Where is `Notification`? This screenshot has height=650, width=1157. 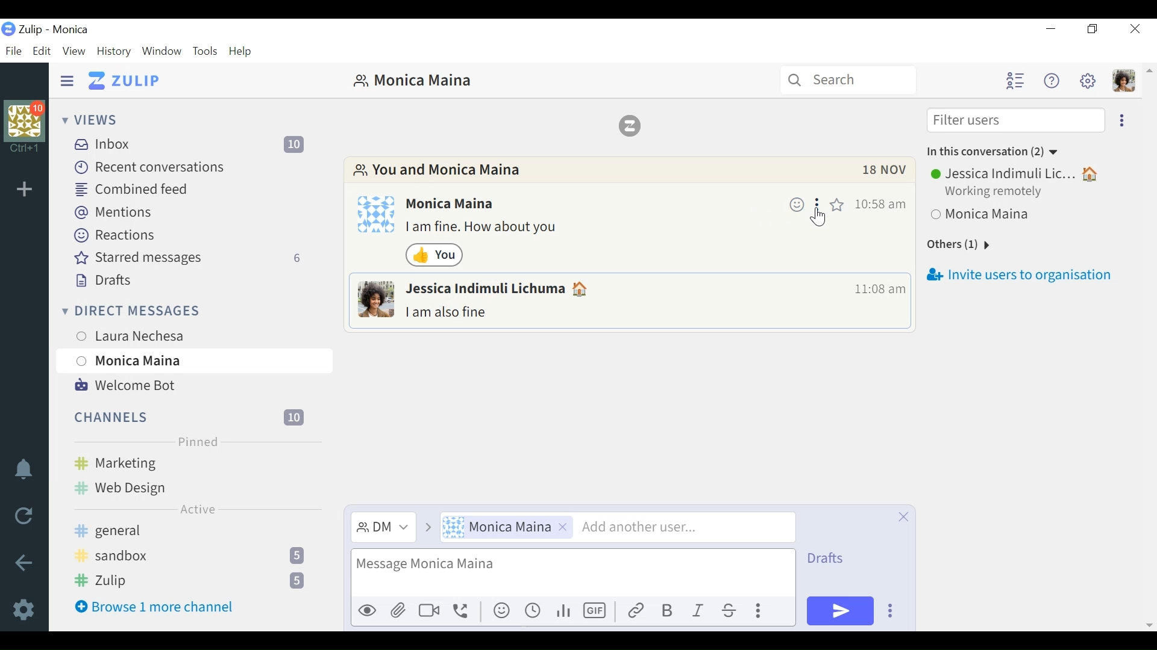 Notification is located at coordinates (22, 470).